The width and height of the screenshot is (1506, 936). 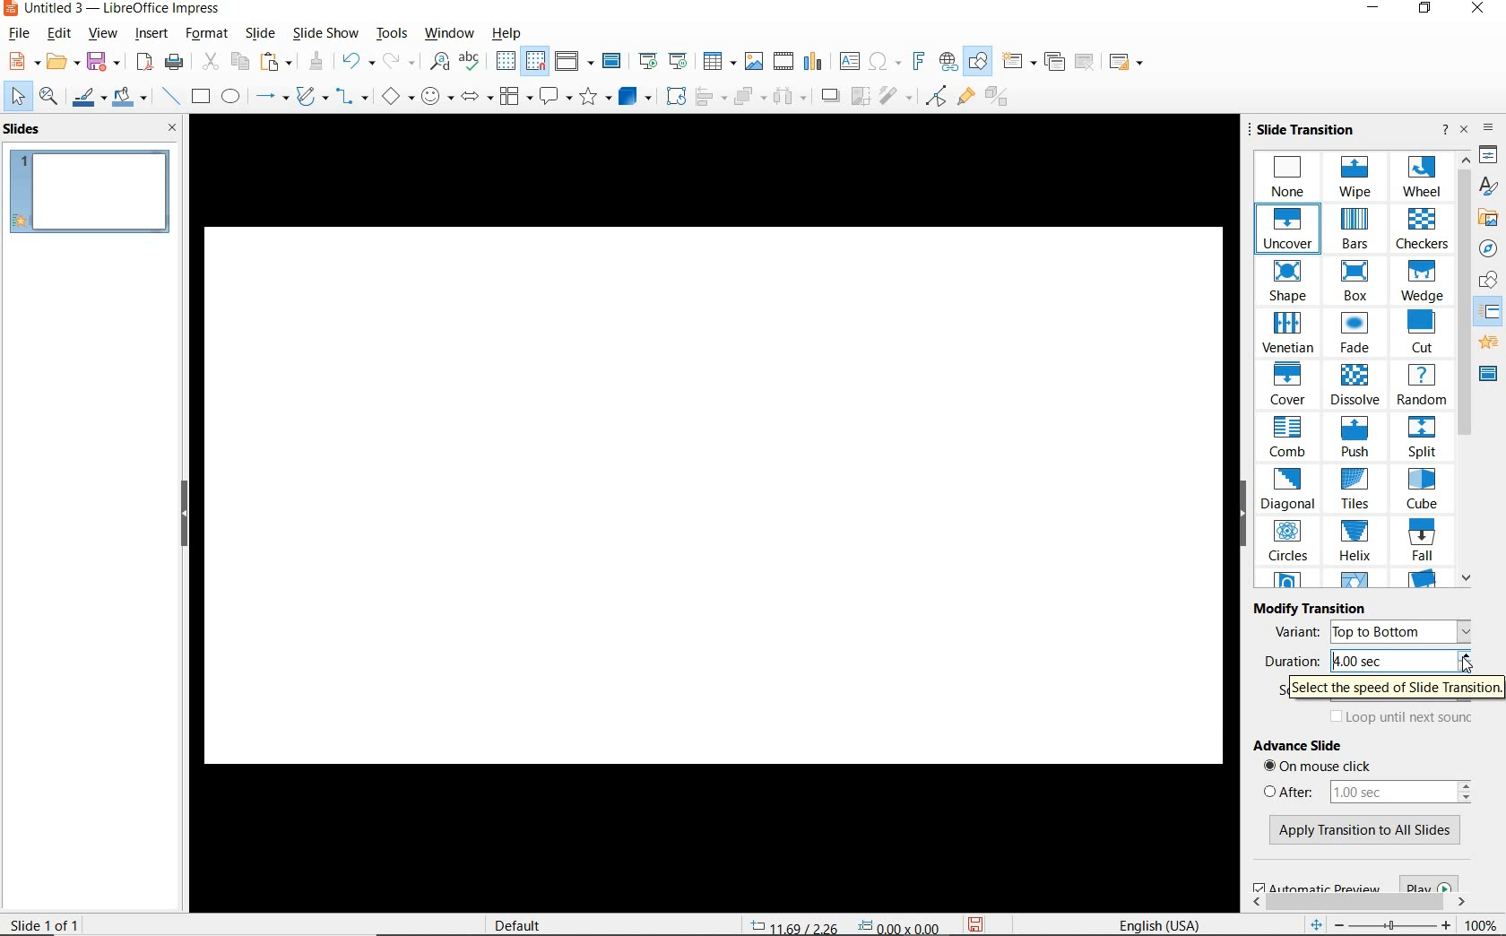 What do you see at coordinates (103, 60) in the screenshot?
I see `SAVE` at bounding box center [103, 60].